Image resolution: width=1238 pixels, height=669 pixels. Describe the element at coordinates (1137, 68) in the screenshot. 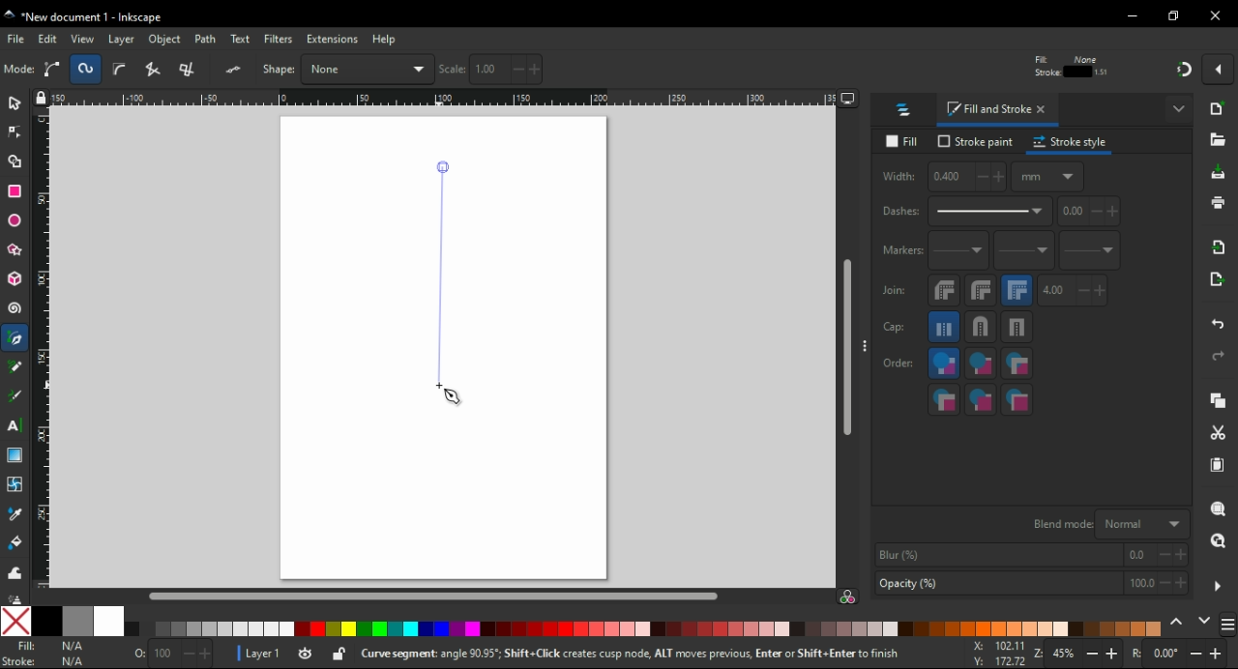

I see `move pattern along wit the objects` at that location.